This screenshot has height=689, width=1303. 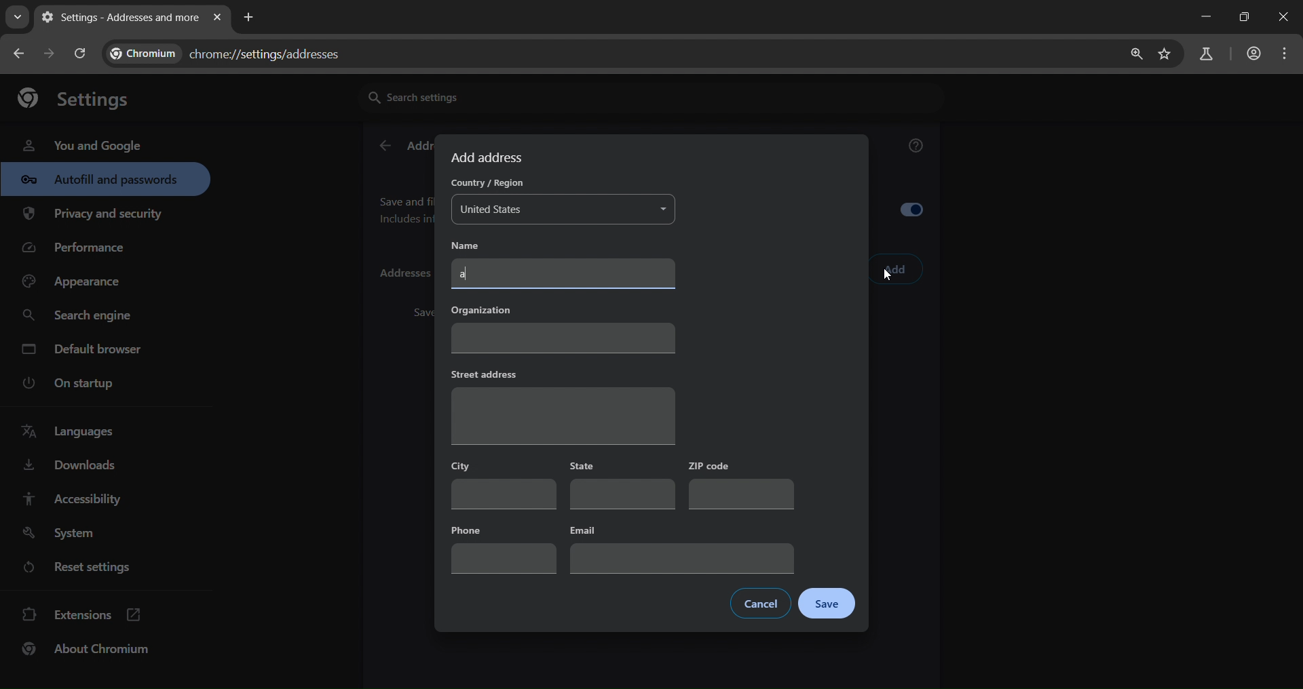 I want to click on back, so click(x=384, y=146).